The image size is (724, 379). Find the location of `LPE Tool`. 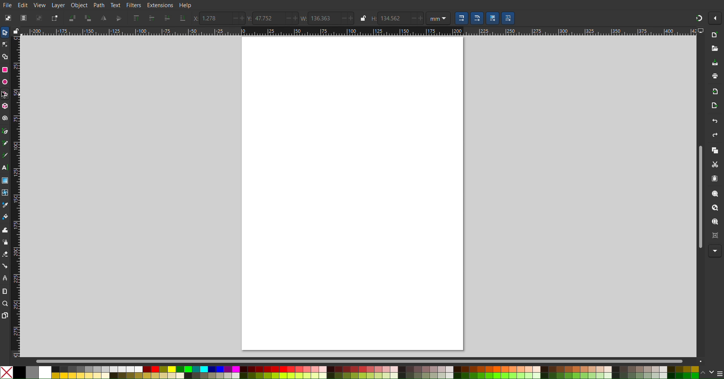

LPE Tool is located at coordinates (5, 278).